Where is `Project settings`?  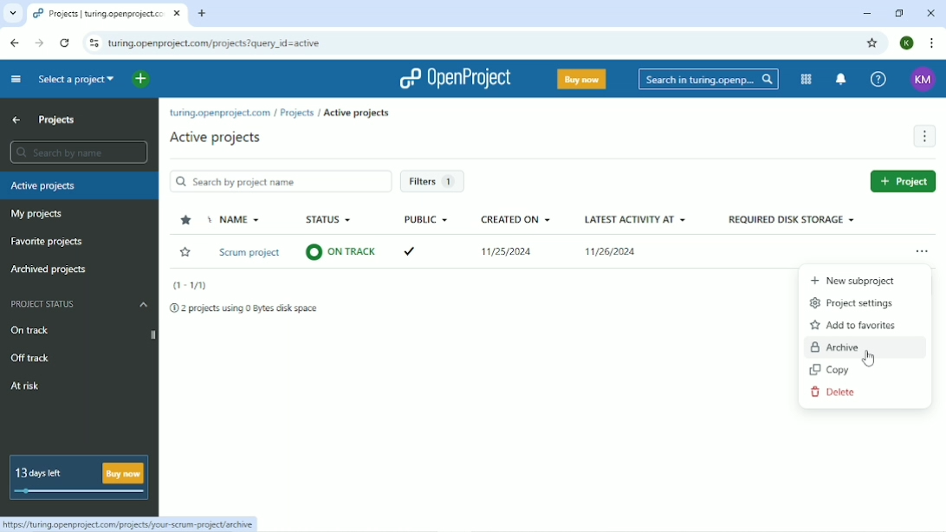 Project settings is located at coordinates (853, 302).